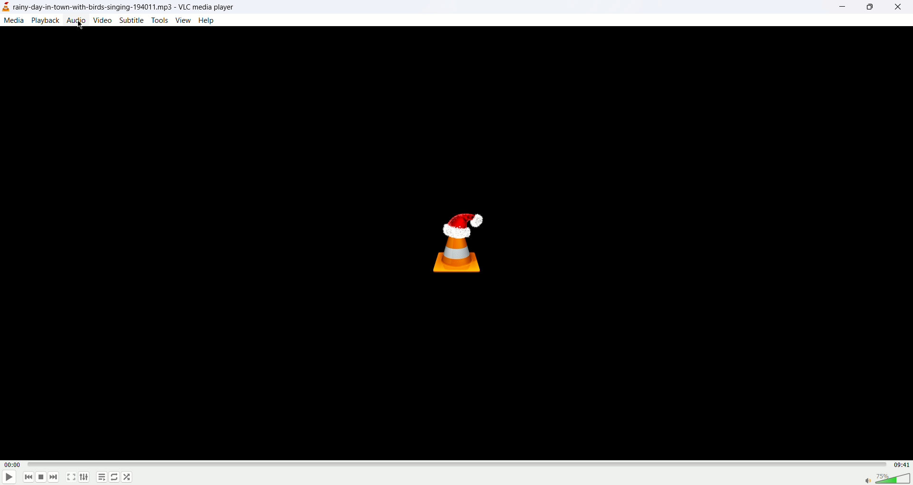  What do you see at coordinates (12, 465) in the screenshot?
I see `played time` at bounding box center [12, 465].